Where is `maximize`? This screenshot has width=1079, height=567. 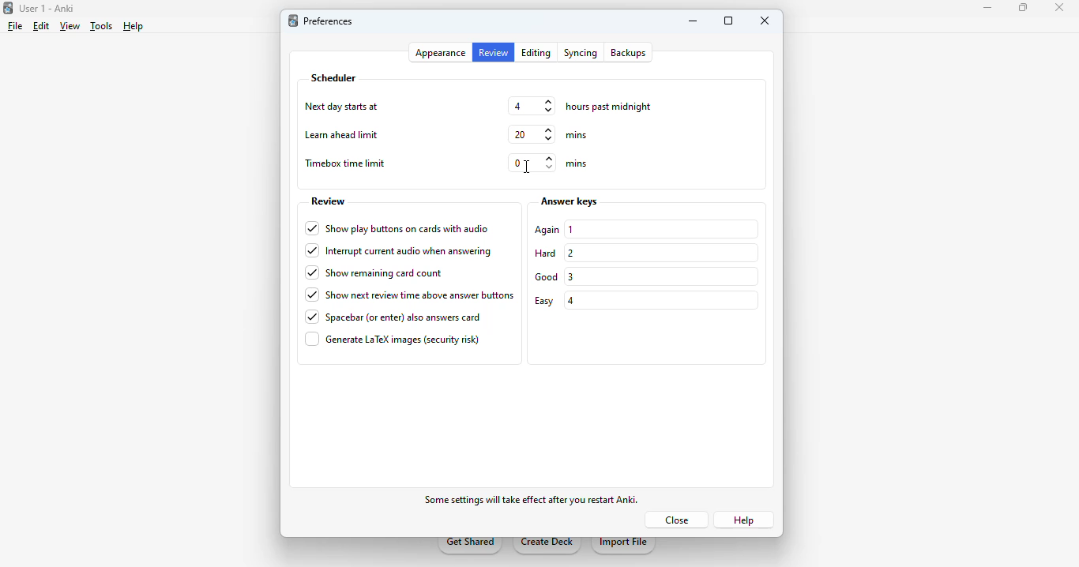 maximize is located at coordinates (729, 21).